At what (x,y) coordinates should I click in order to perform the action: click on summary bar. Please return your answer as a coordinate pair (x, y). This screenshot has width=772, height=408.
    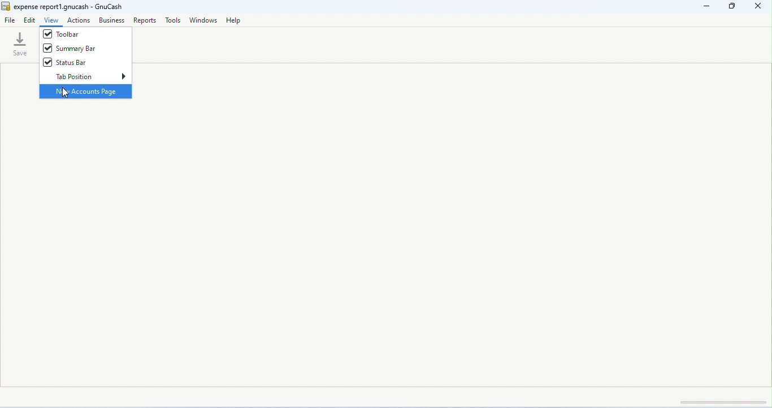
    Looking at the image, I should click on (70, 48).